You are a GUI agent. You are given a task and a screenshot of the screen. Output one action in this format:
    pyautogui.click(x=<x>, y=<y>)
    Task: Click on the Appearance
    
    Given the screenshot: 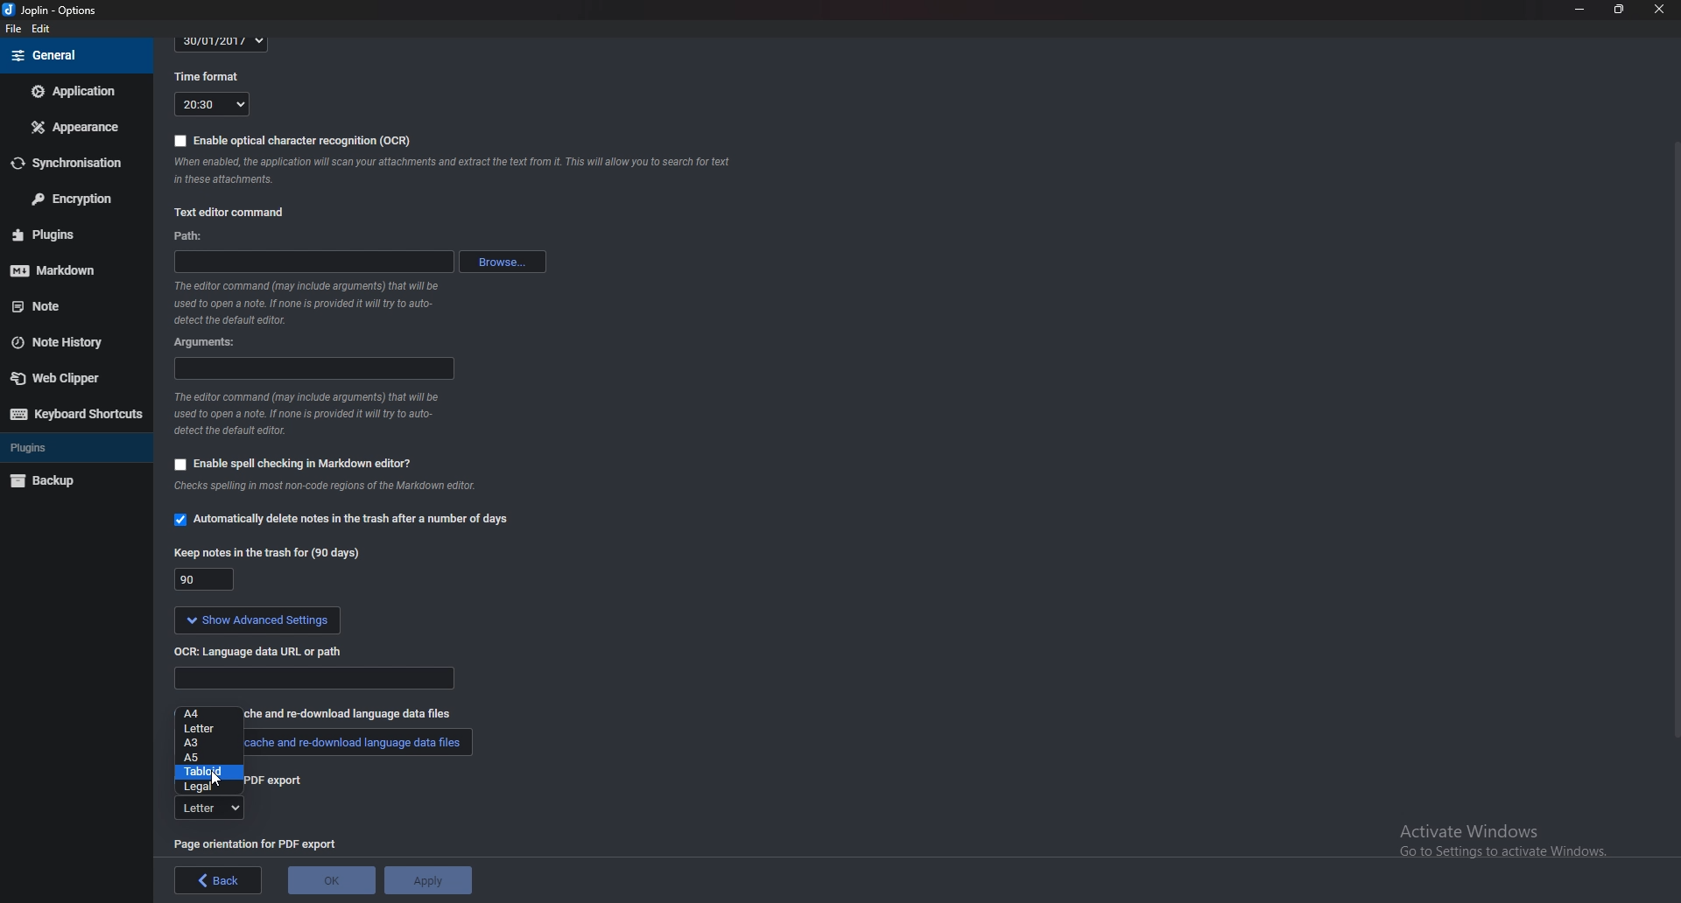 What is the action you would take?
    pyautogui.click(x=73, y=128)
    